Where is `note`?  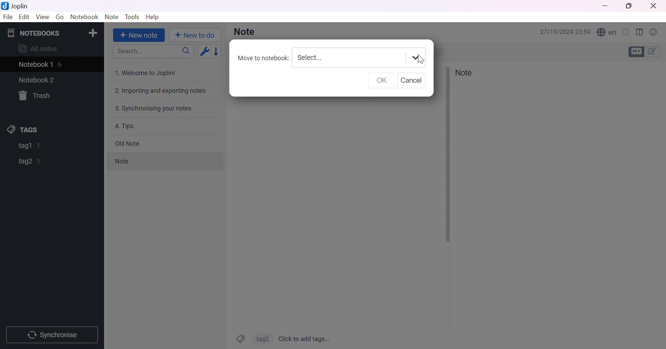 note is located at coordinates (131, 162).